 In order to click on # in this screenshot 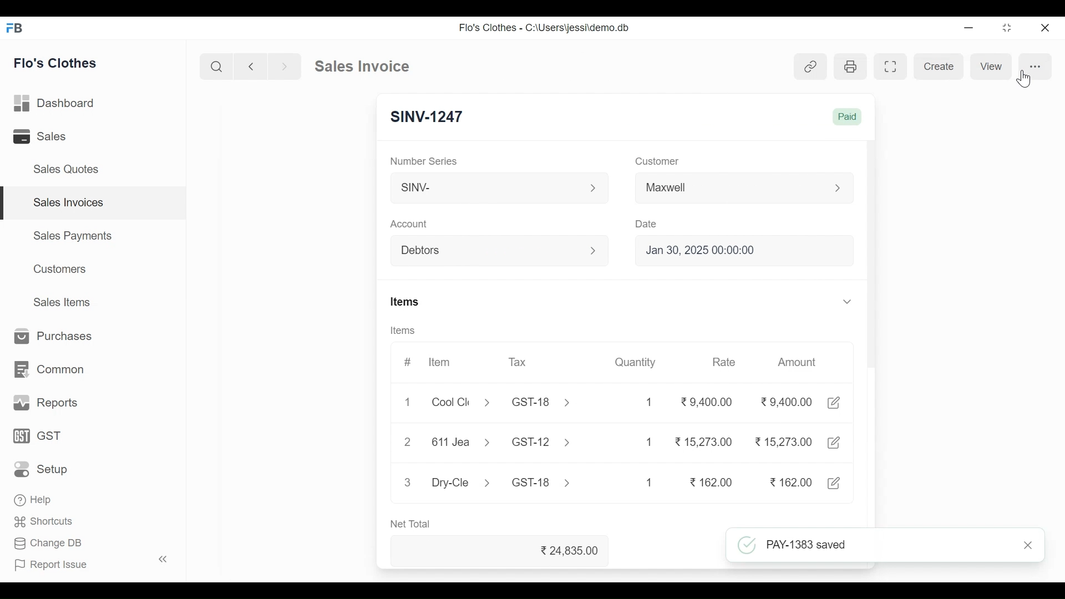, I will do `click(407, 362)`.